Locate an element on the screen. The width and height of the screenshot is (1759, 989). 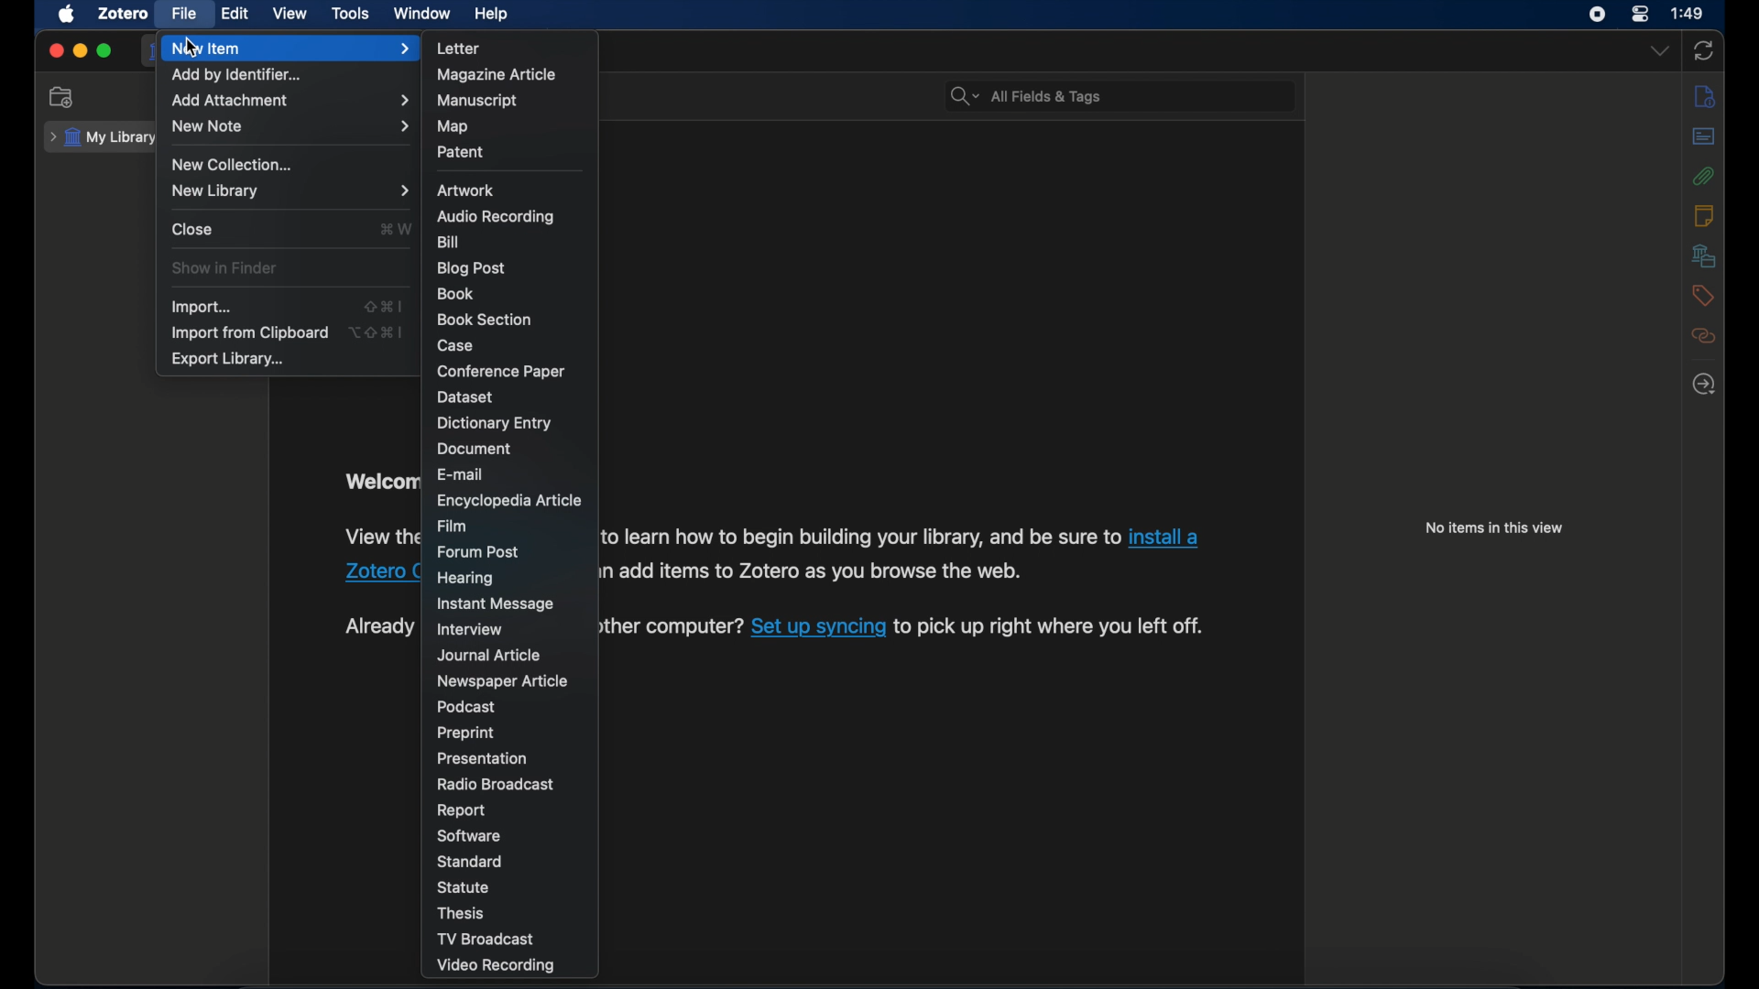
dictionary entry is located at coordinates (494, 423).